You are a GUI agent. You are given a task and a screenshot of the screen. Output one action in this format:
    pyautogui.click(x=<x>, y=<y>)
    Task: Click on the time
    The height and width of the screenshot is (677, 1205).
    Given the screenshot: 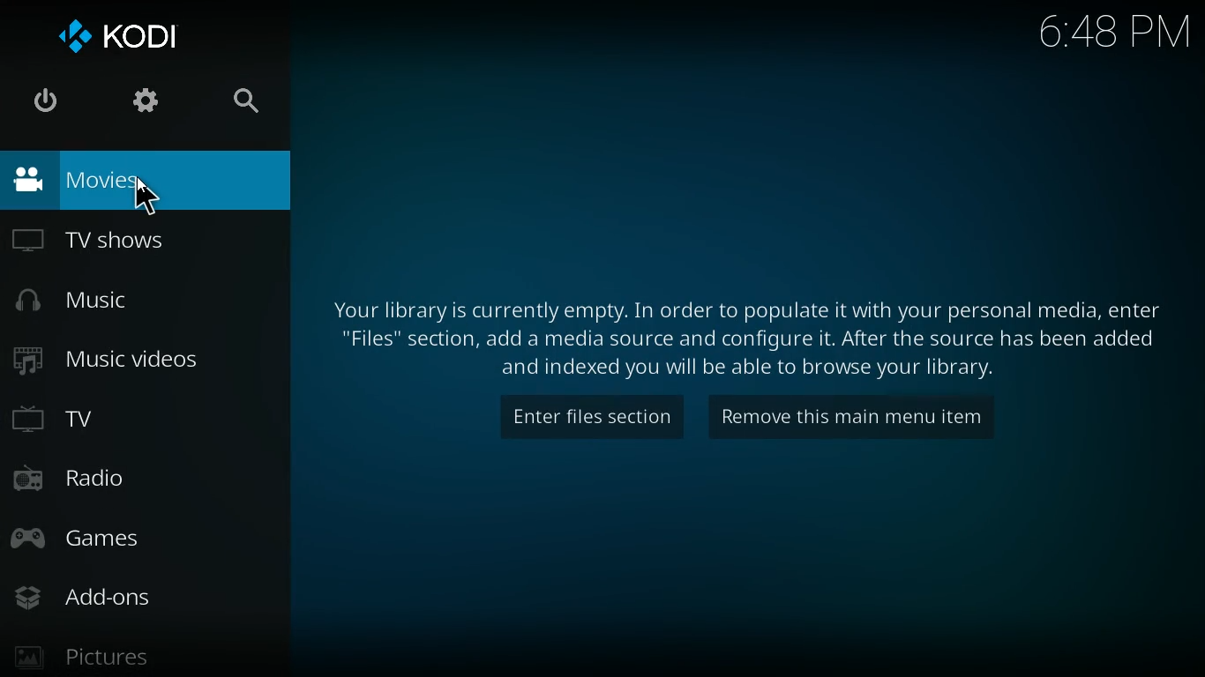 What is the action you would take?
    pyautogui.click(x=1098, y=38)
    